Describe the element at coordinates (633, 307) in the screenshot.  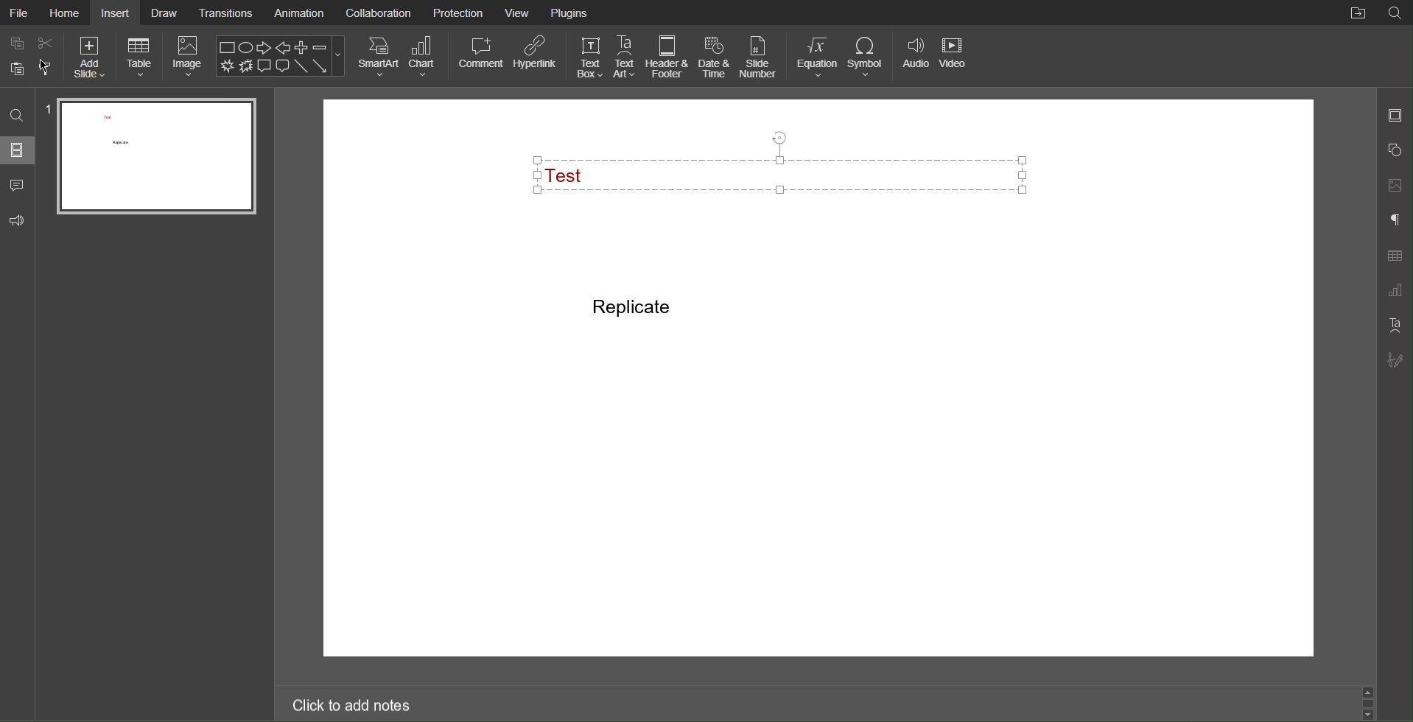
I see `Replicate` at that location.